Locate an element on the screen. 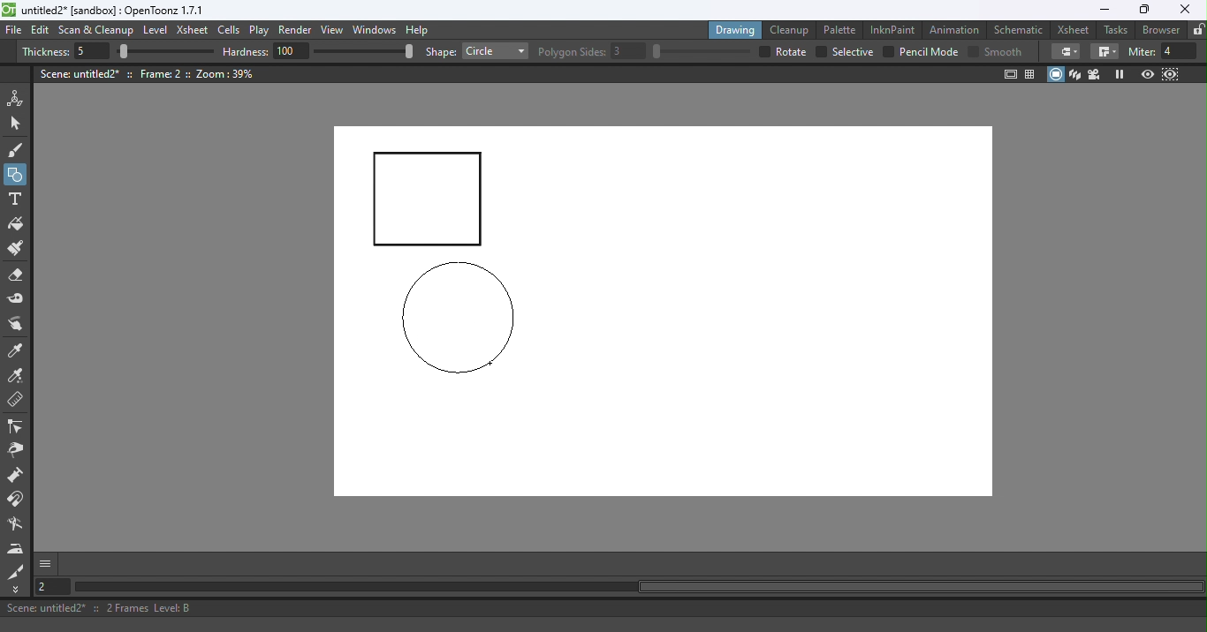 This screenshot has width=1207, height=632. Fill tool is located at coordinates (16, 226).